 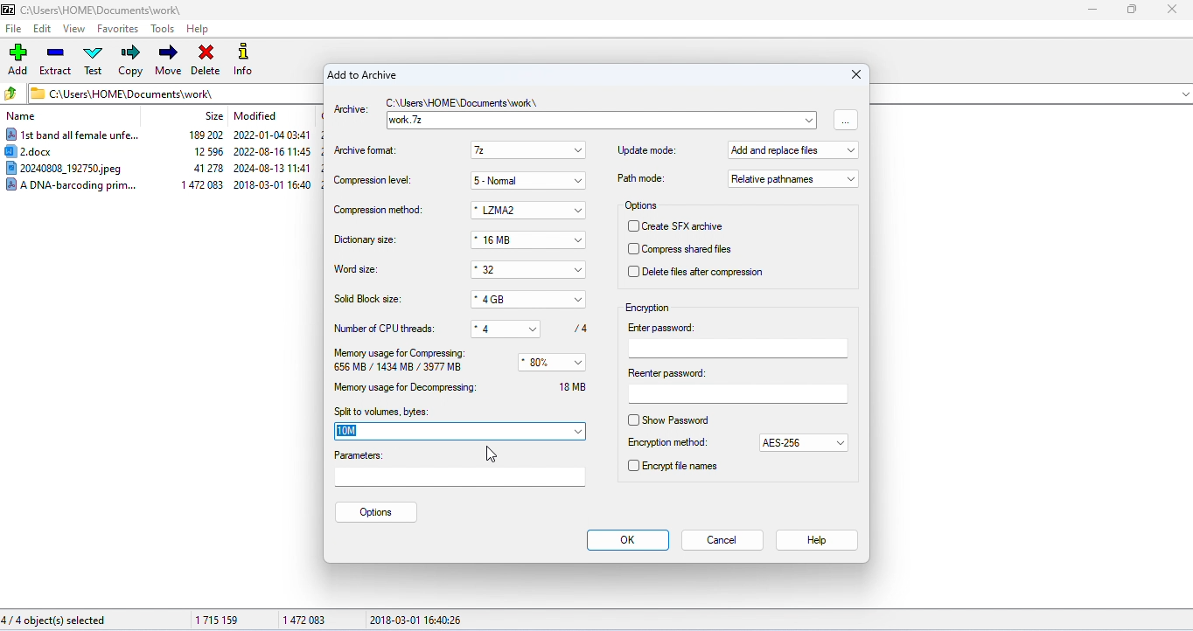 What do you see at coordinates (213, 116) in the screenshot?
I see `size` at bounding box center [213, 116].